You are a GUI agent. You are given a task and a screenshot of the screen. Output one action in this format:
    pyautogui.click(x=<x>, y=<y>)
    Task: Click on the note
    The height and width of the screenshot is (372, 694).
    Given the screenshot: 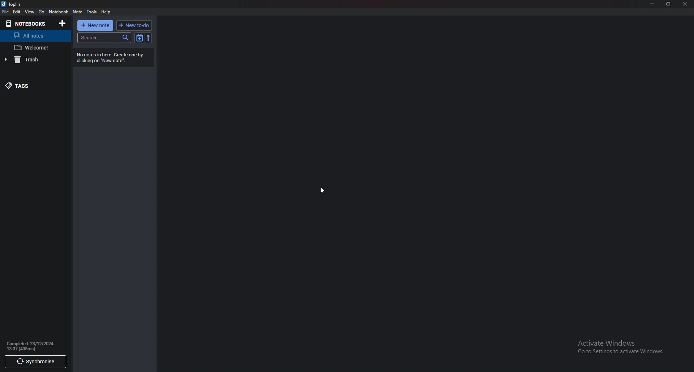 What is the action you would take?
    pyautogui.click(x=78, y=12)
    